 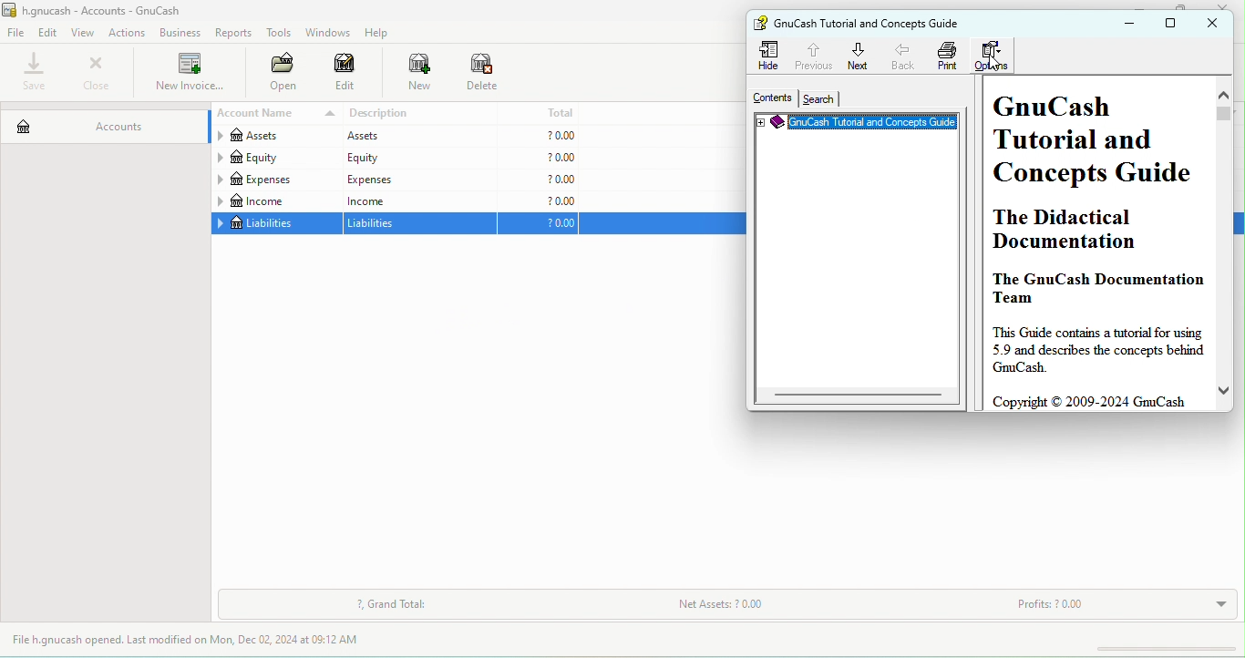 I want to click on move up, so click(x=1224, y=95).